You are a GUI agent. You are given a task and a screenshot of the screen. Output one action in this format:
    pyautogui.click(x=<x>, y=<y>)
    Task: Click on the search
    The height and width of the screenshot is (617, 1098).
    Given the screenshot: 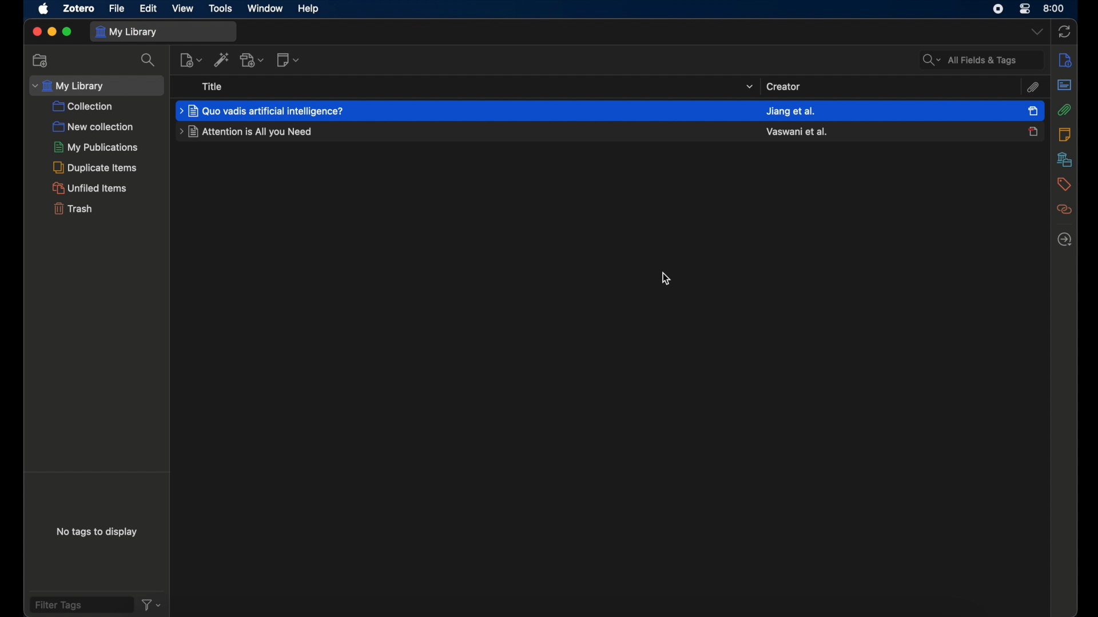 What is the action you would take?
    pyautogui.click(x=148, y=60)
    